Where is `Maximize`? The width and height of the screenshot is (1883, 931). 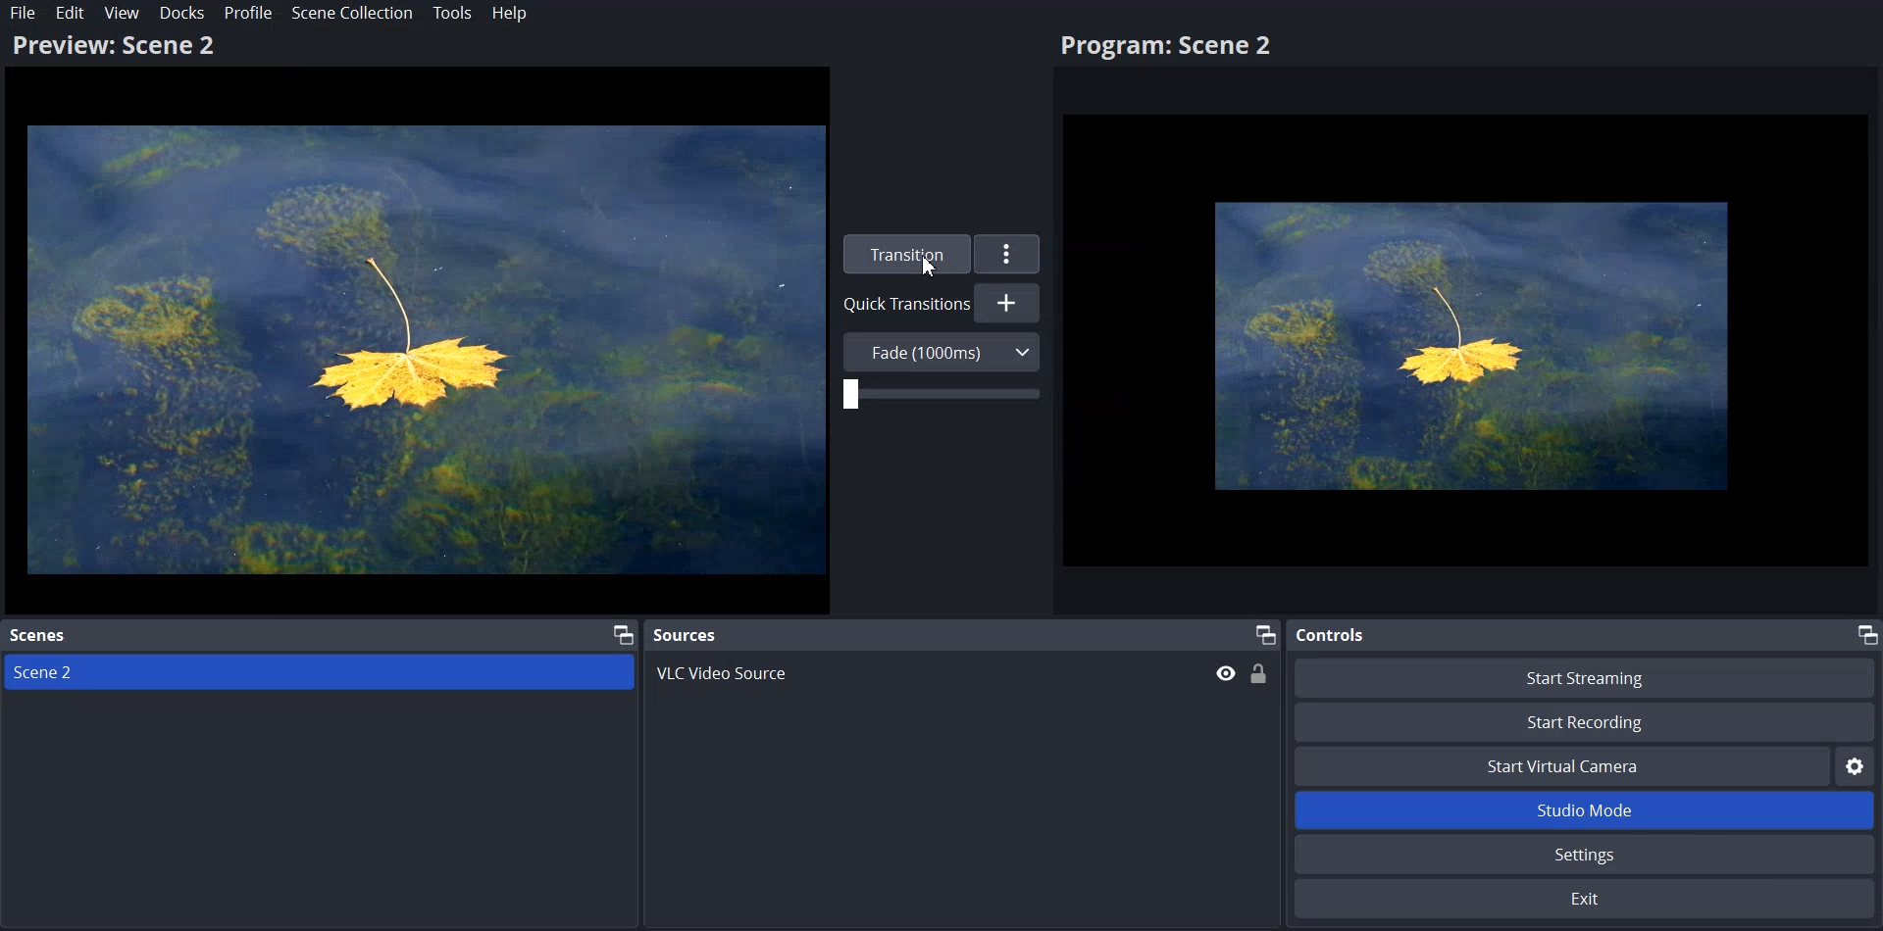 Maximize is located at coordinates (1866, 634).